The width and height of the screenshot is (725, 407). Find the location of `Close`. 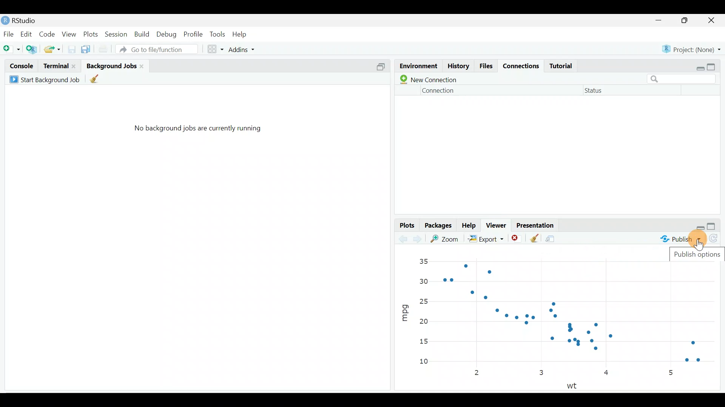

Close is located at coordinates (712, 21).